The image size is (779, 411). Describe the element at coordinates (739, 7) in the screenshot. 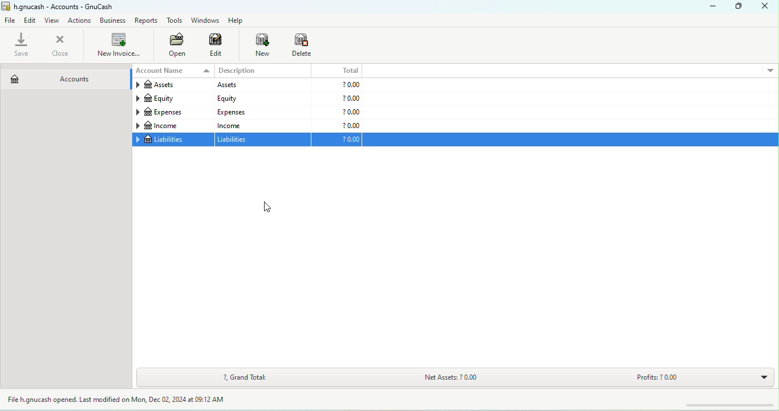

I see `maximize` at that location.